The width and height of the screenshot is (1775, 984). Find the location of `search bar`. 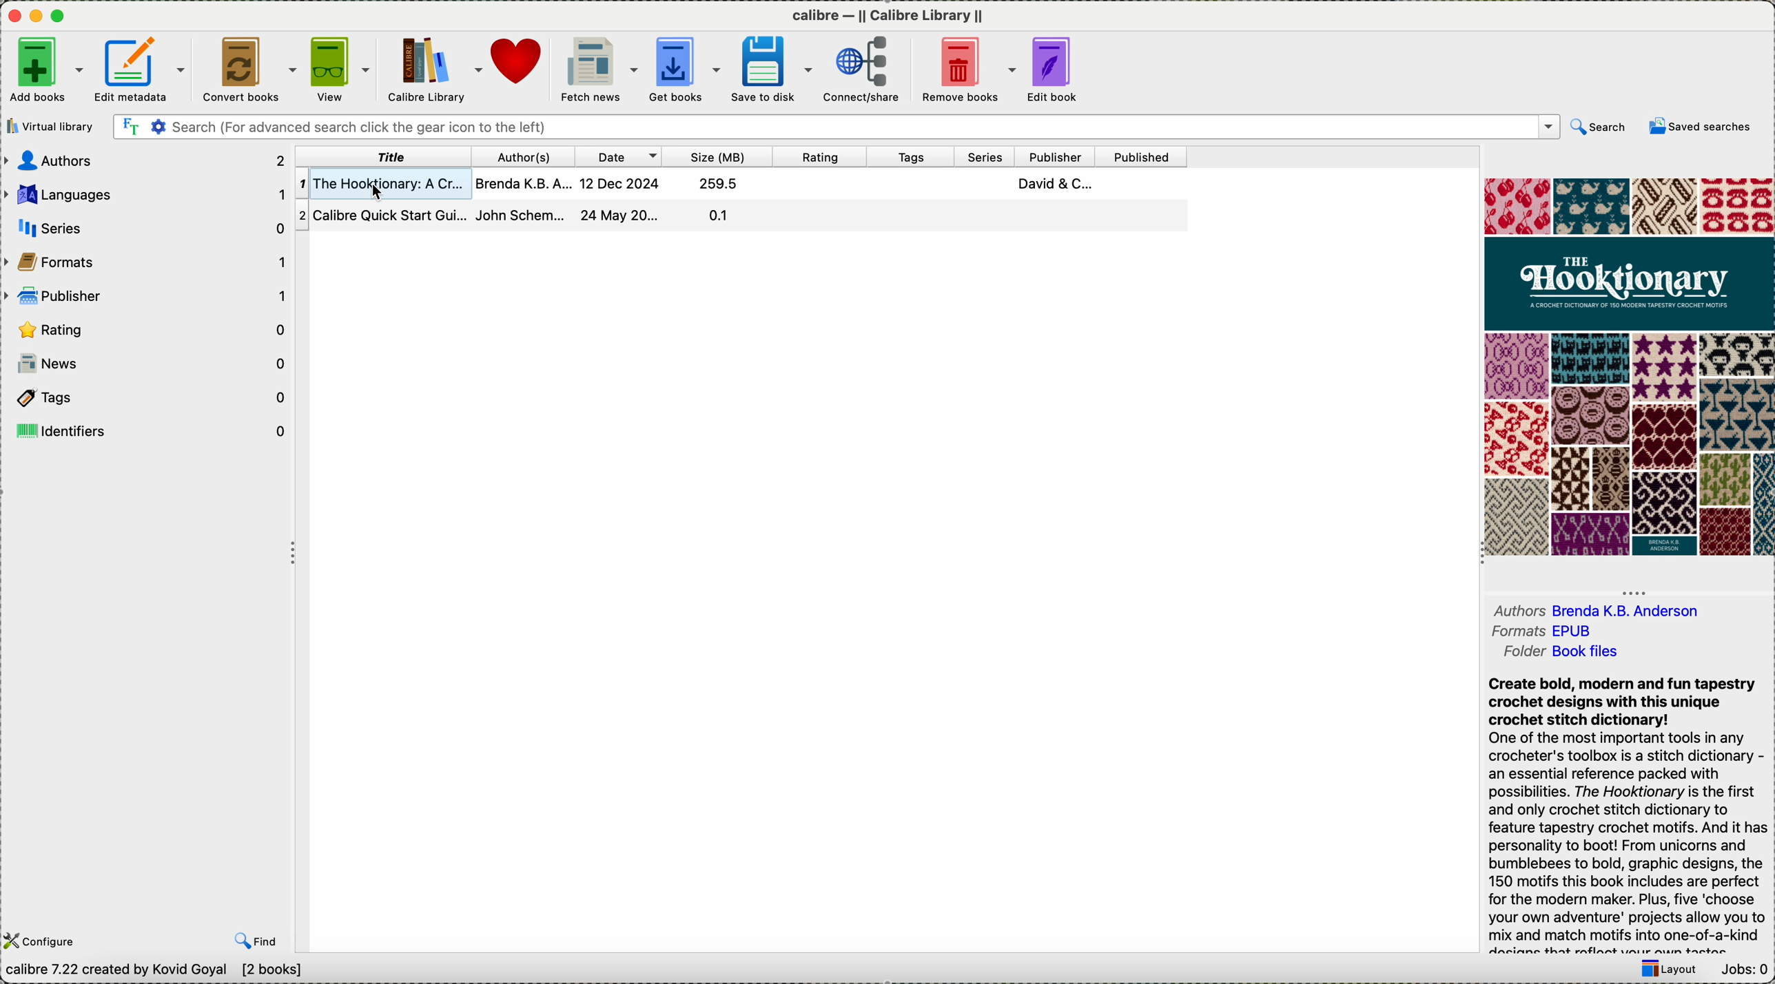

search bar is located at coordinates (837, 127).